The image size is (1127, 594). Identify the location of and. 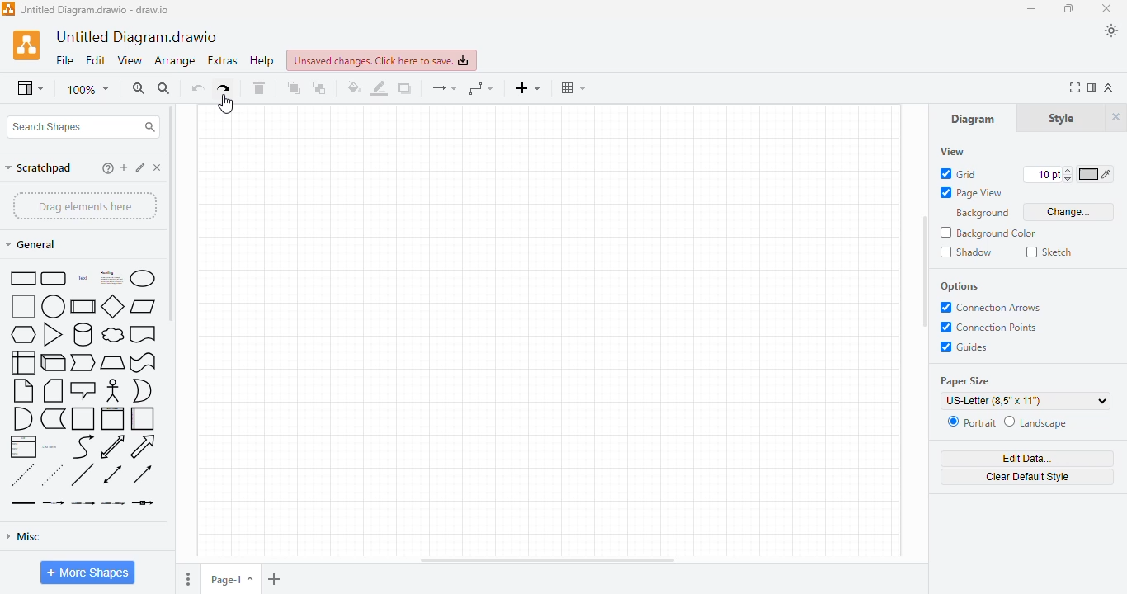
(21, 419).